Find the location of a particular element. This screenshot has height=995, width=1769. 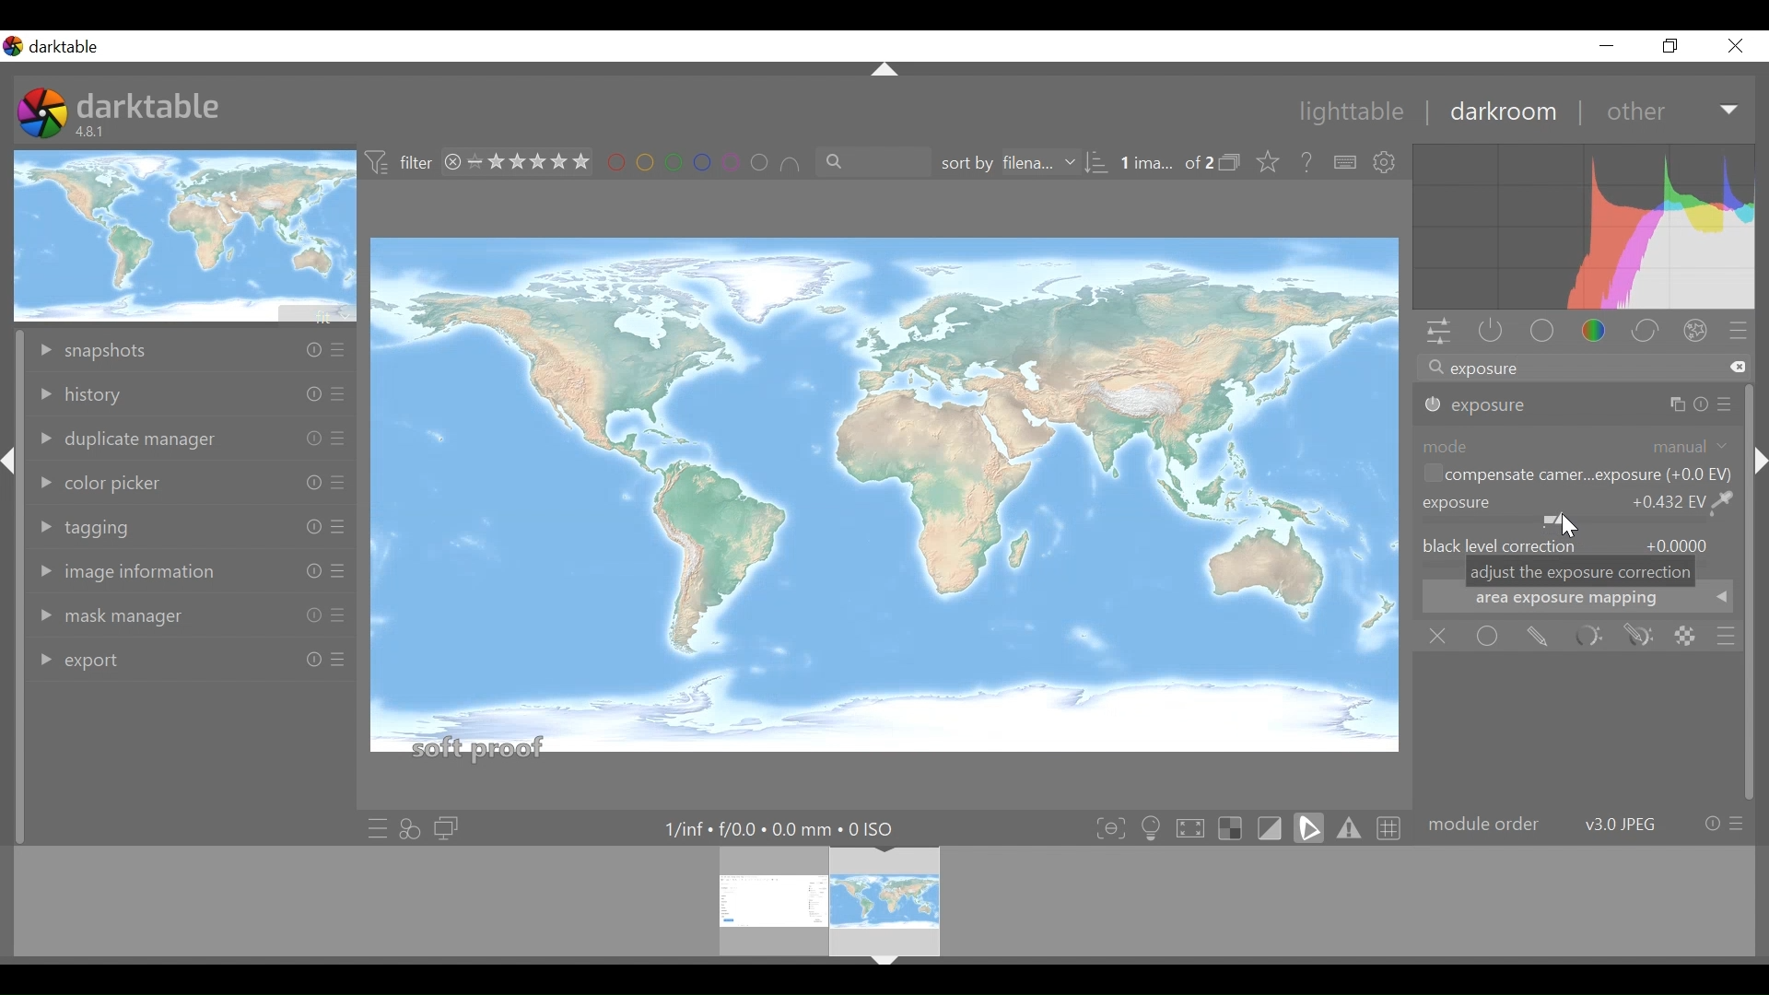

quick access for appyling any of styles  is located at coordinates (410, 829).